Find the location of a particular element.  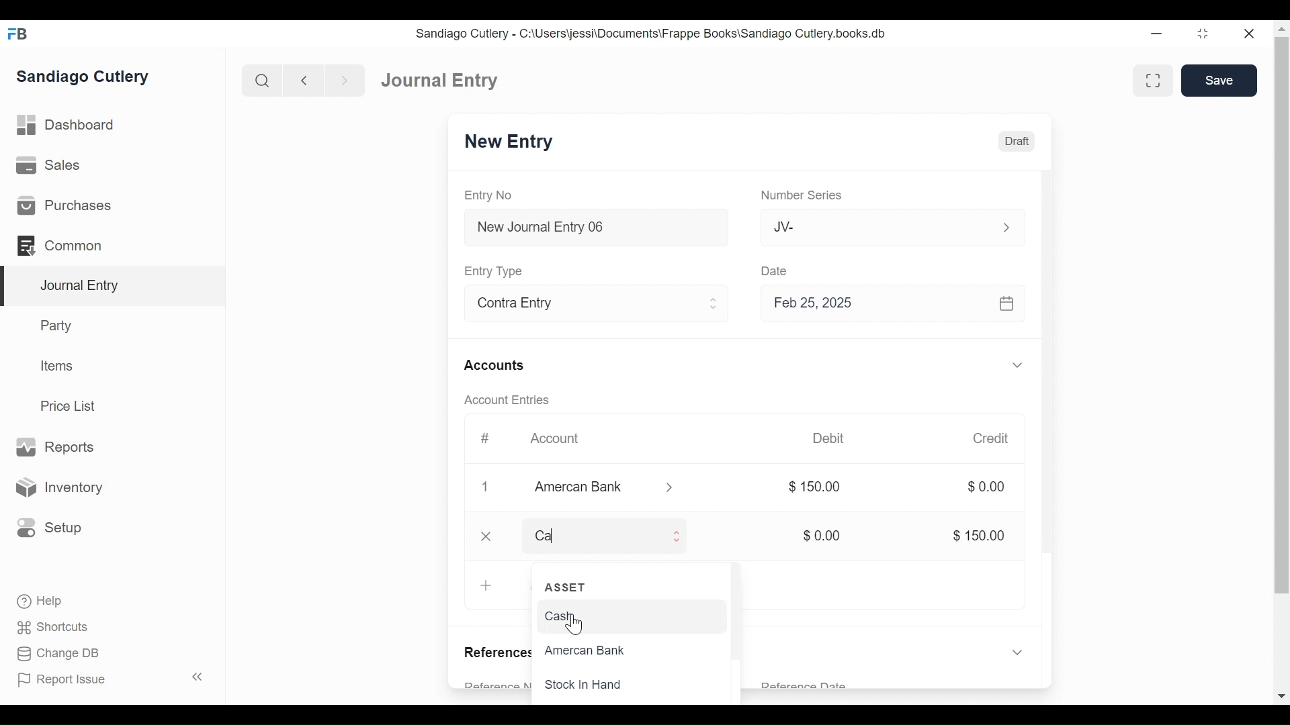

Accounts is located at coordinates (492, 366).